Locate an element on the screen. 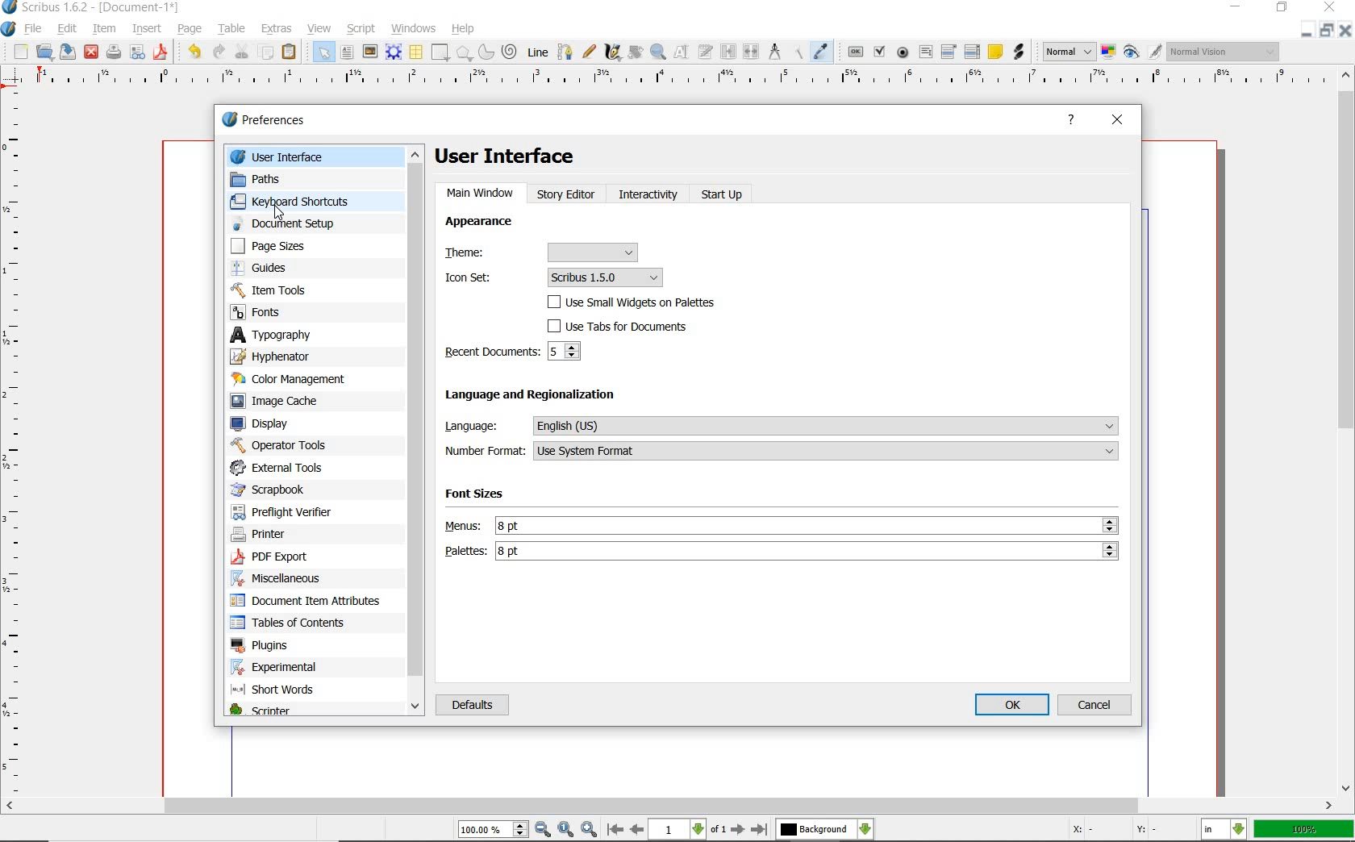  edit is located at coordinates (69, 28).